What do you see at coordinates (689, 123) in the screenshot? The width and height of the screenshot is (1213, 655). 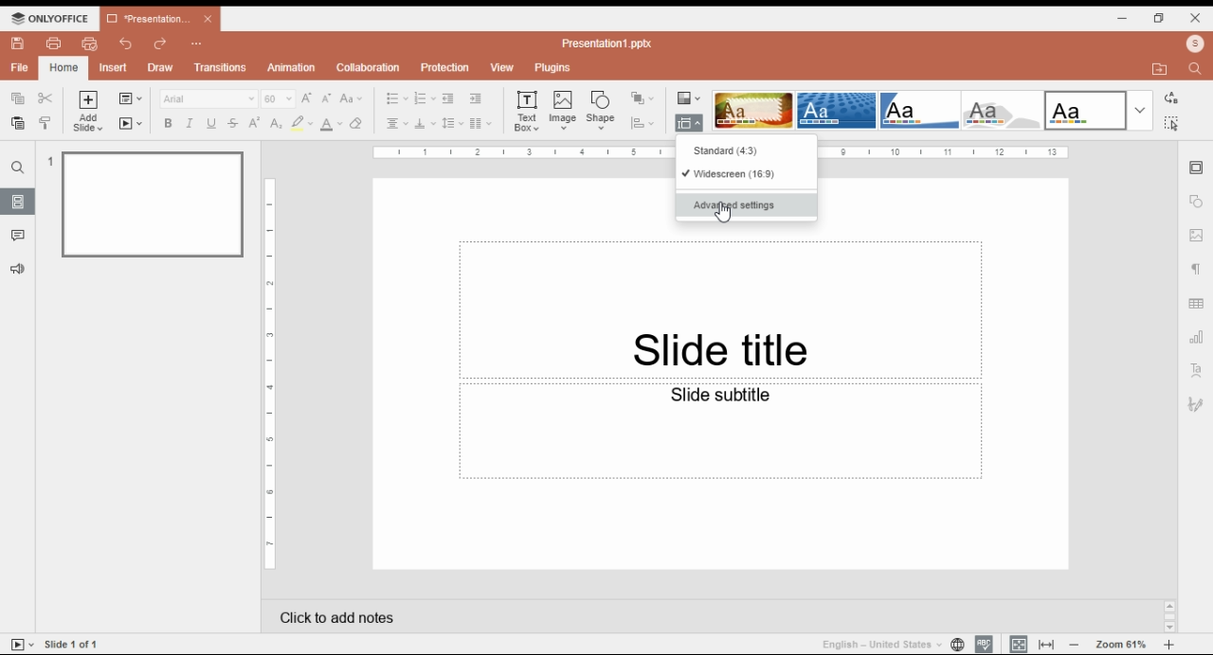 I see `change slide size` at bounding box center [689, 123].